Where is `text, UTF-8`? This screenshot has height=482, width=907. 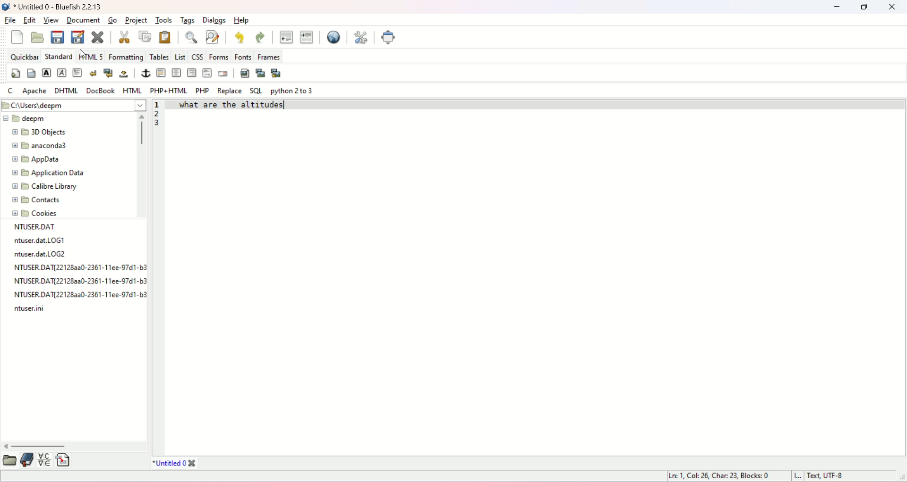
text, UTF-8 is located at coordinates (840, 476).